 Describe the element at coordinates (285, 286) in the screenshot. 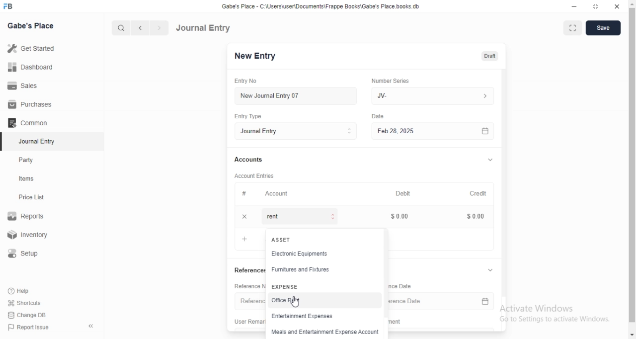

I see `EXPENSE` at that location.